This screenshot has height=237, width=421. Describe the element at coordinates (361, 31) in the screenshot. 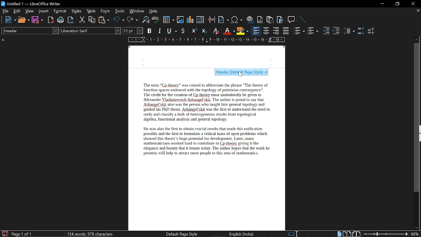

I see `Increase paragraph spacing` at that location.